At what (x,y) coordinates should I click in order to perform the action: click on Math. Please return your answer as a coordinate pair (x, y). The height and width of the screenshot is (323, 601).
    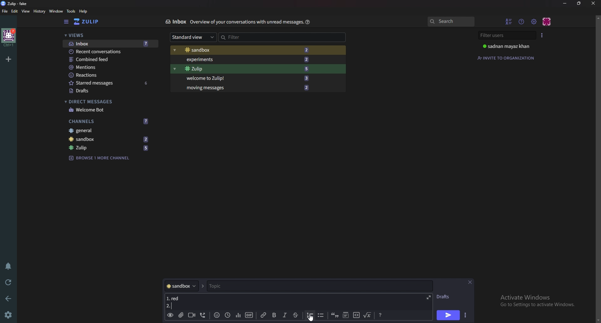
    Looking at the image, I should click on (368, 315).